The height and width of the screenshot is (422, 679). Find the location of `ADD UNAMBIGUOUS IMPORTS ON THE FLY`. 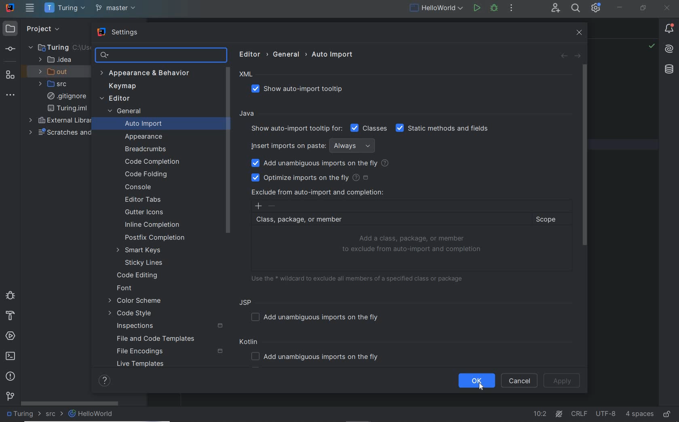

ADD UNAMBIGUOUS IMPORTS ON THE FLY is located at coordinates (318, 317).